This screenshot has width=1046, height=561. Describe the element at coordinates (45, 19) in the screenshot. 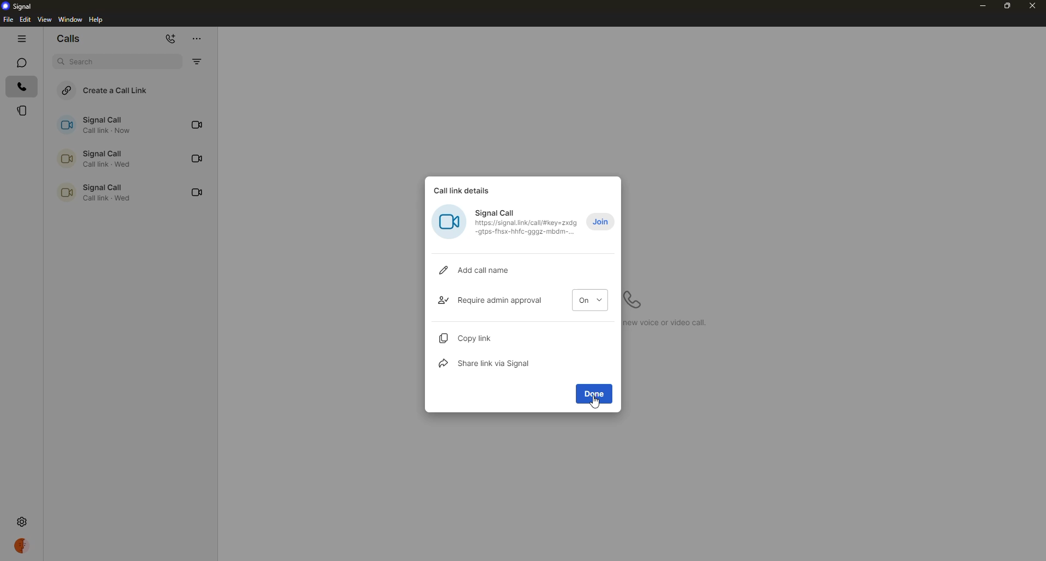

I see `view` at that location.